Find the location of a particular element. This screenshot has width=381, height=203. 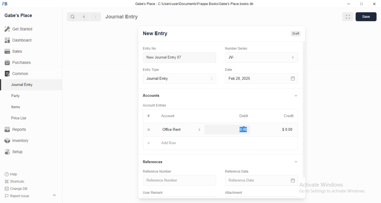

Debit is located at coordinates (243, 115).